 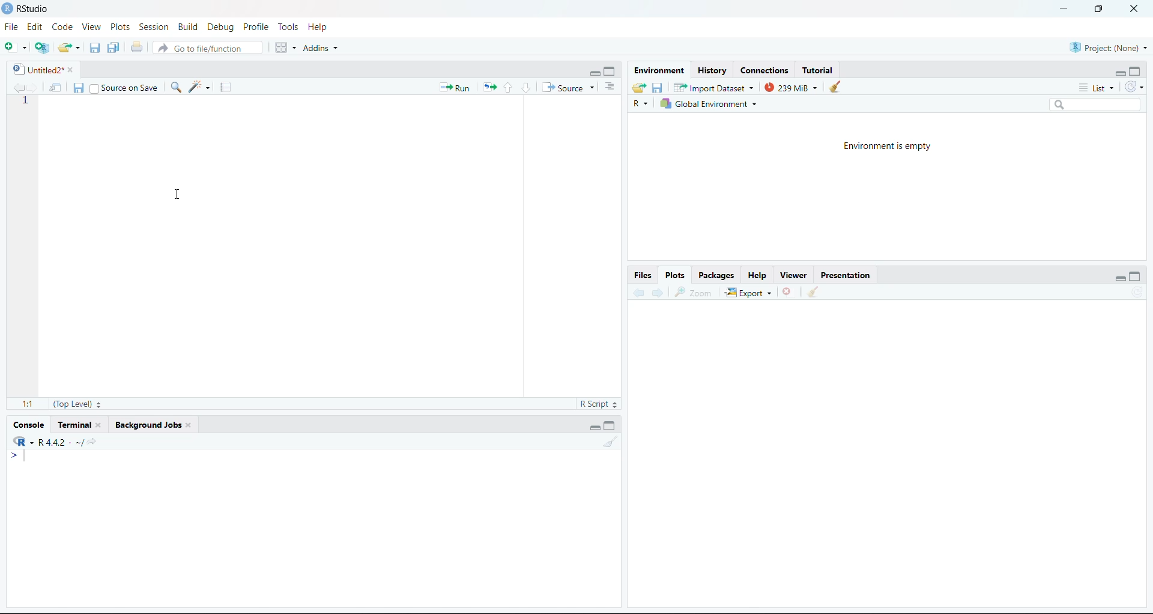 What do you see at coordinates (136, 46) in the screenshot?
I see `Print the current file` at bounding box center [136, 46].